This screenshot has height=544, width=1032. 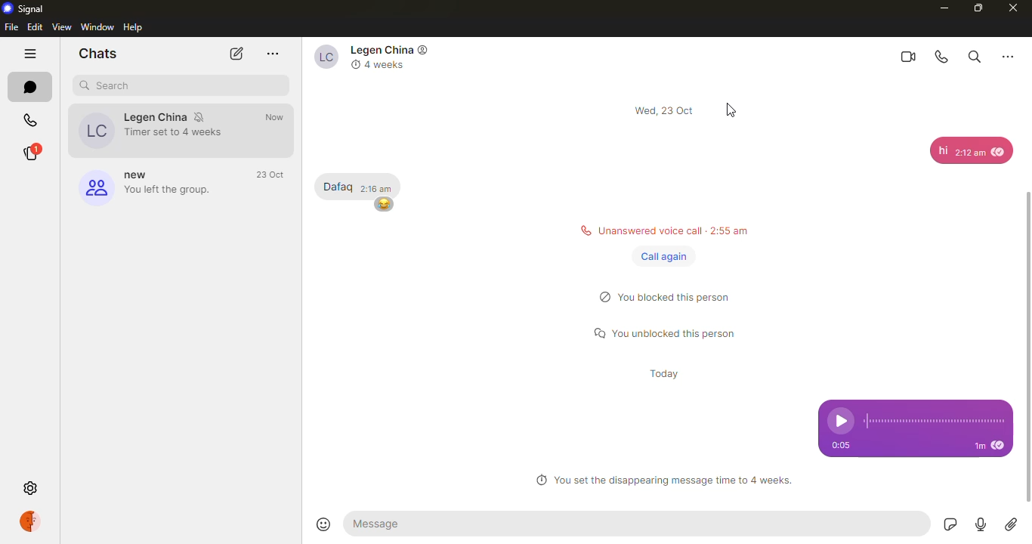 I want to click on file, so click(x=11, y=27).